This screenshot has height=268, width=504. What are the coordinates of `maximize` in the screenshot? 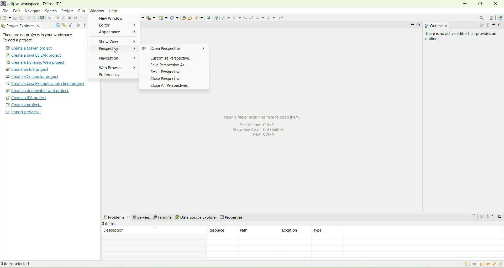 It's located at (501, 25).